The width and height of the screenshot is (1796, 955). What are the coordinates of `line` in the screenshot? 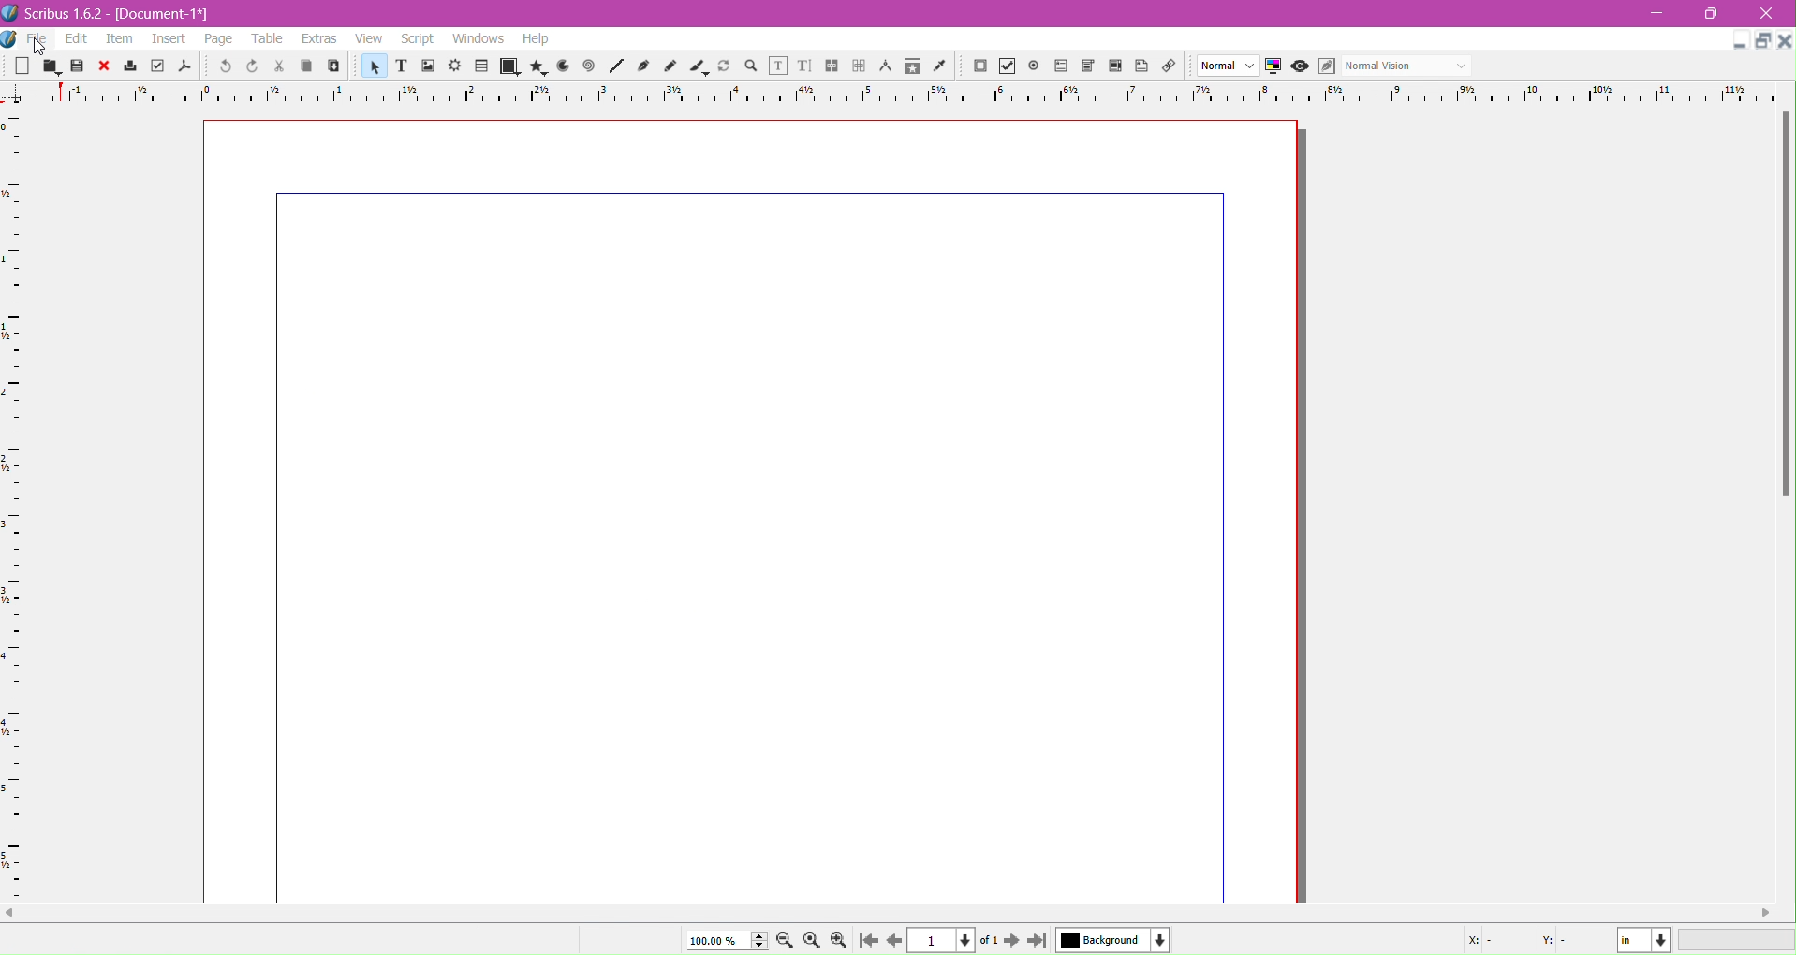 It's located at (616, 67).